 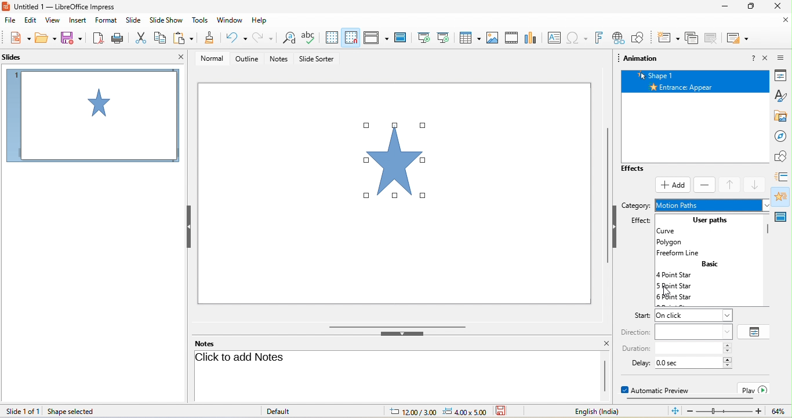 What do you see at coordinates (697, 75) in the screenshot?
I see `shape 1` at bounding box center [697, 75].